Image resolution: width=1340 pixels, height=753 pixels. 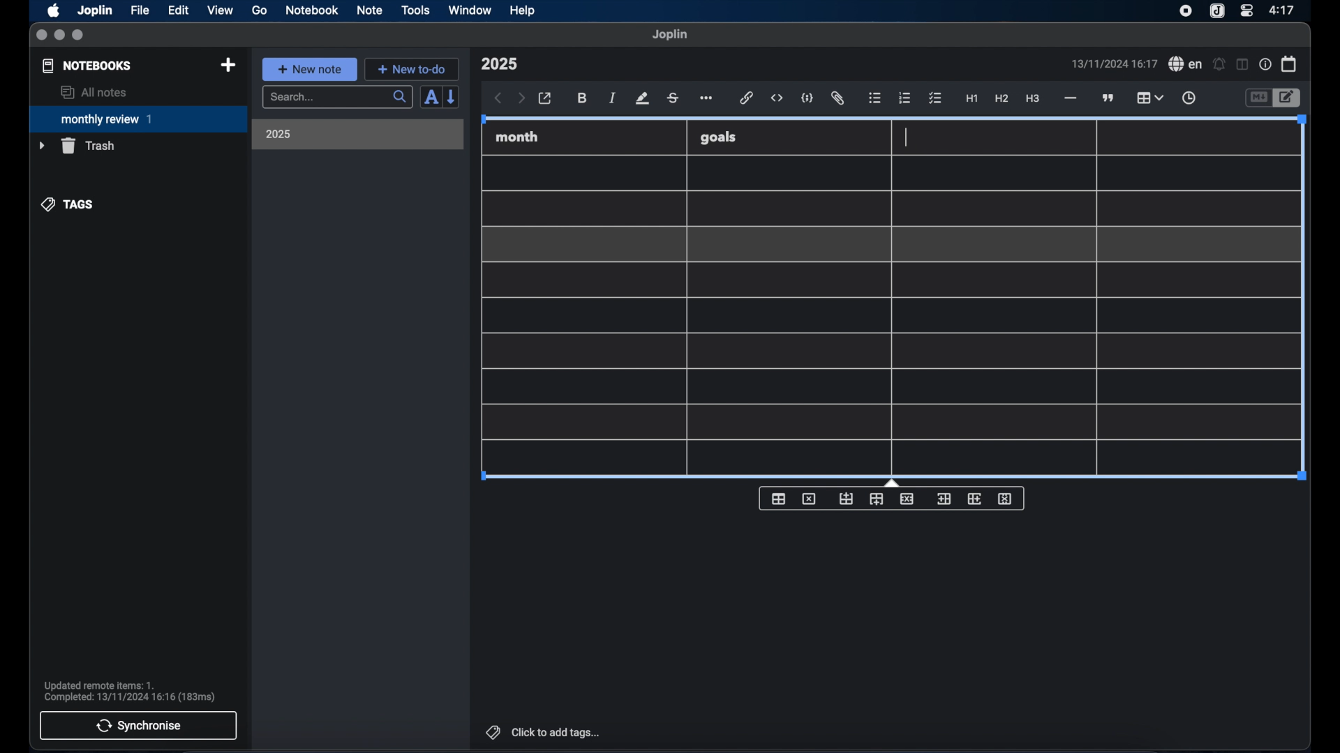 What do you see at coordinates (452, 96) in the screenshot?
I see `reverse sort order` at bounding box center [452, 96].